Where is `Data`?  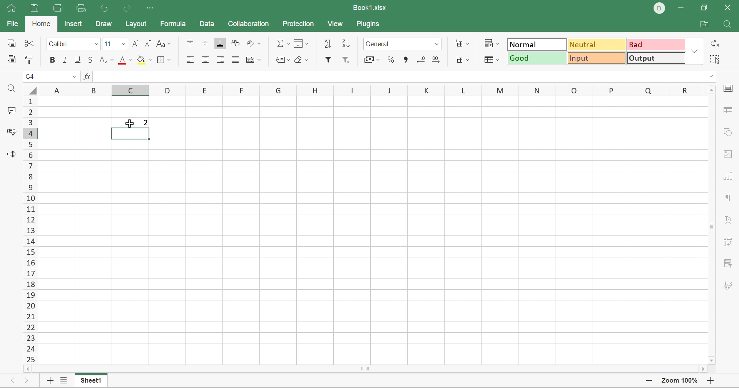 Data is located at coordinates (208, 25).